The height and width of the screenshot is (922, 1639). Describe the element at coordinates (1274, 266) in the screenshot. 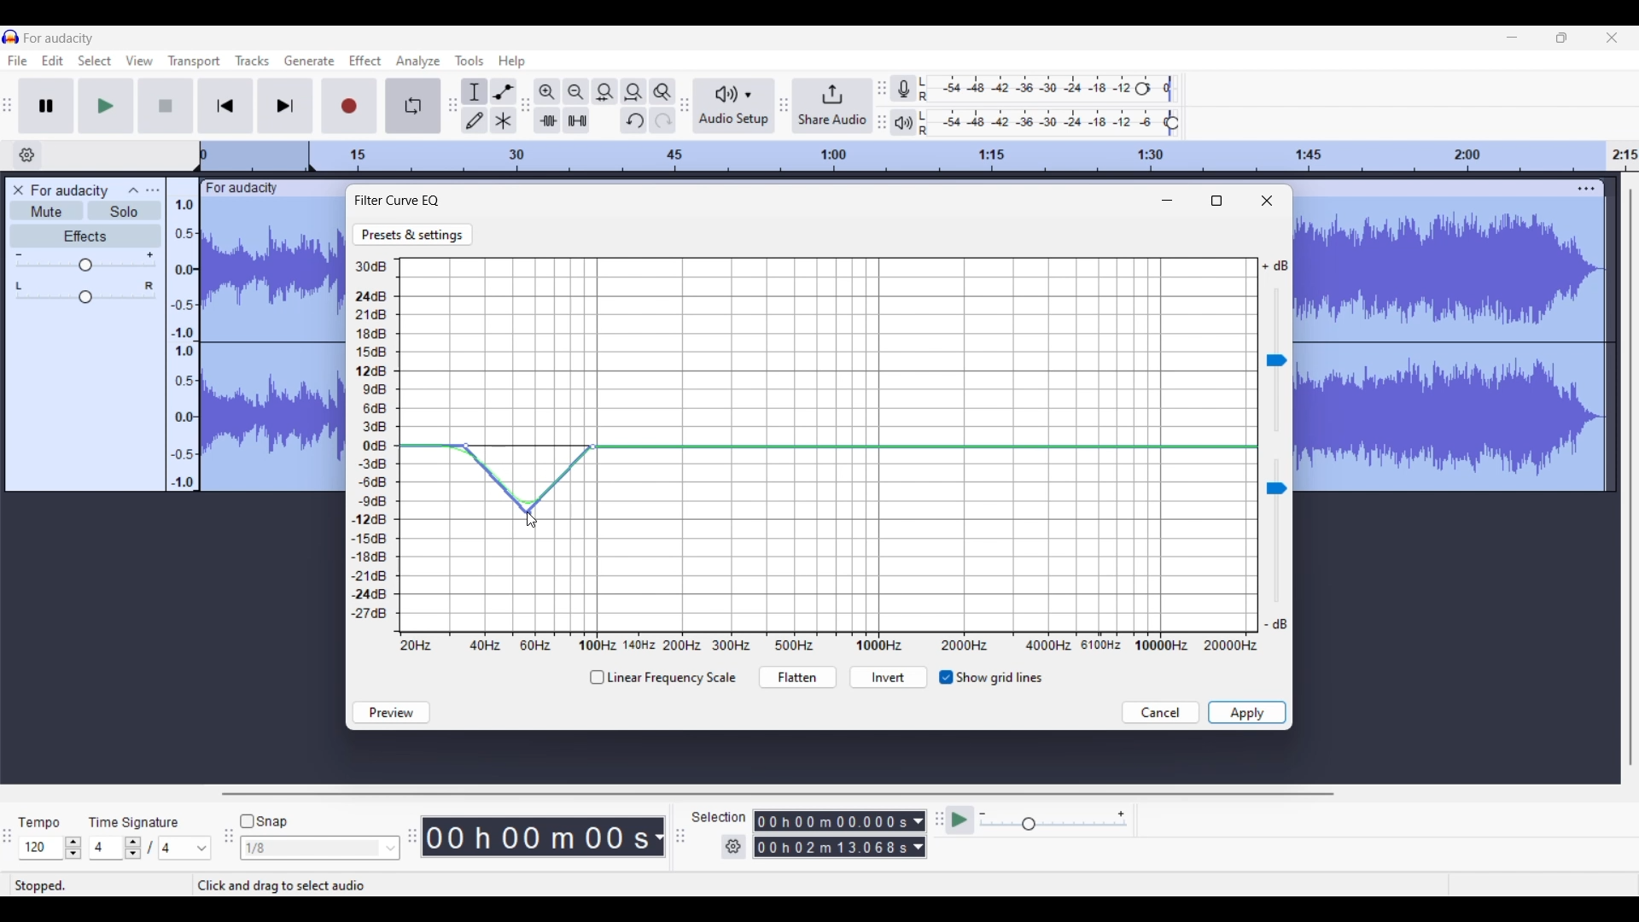

I see `Indicates max. volume` at that location.